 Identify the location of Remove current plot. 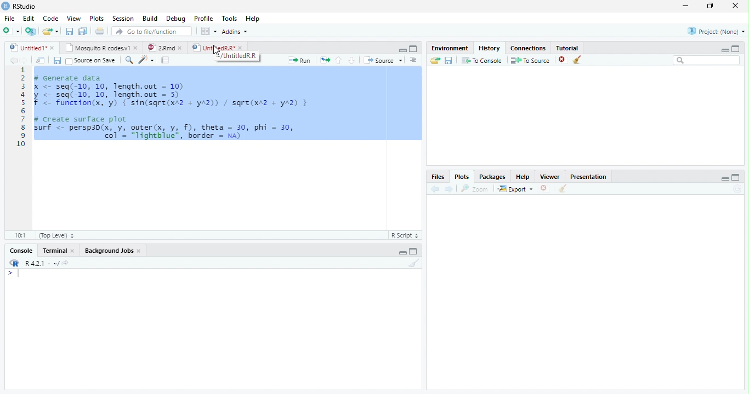
(546, 188).